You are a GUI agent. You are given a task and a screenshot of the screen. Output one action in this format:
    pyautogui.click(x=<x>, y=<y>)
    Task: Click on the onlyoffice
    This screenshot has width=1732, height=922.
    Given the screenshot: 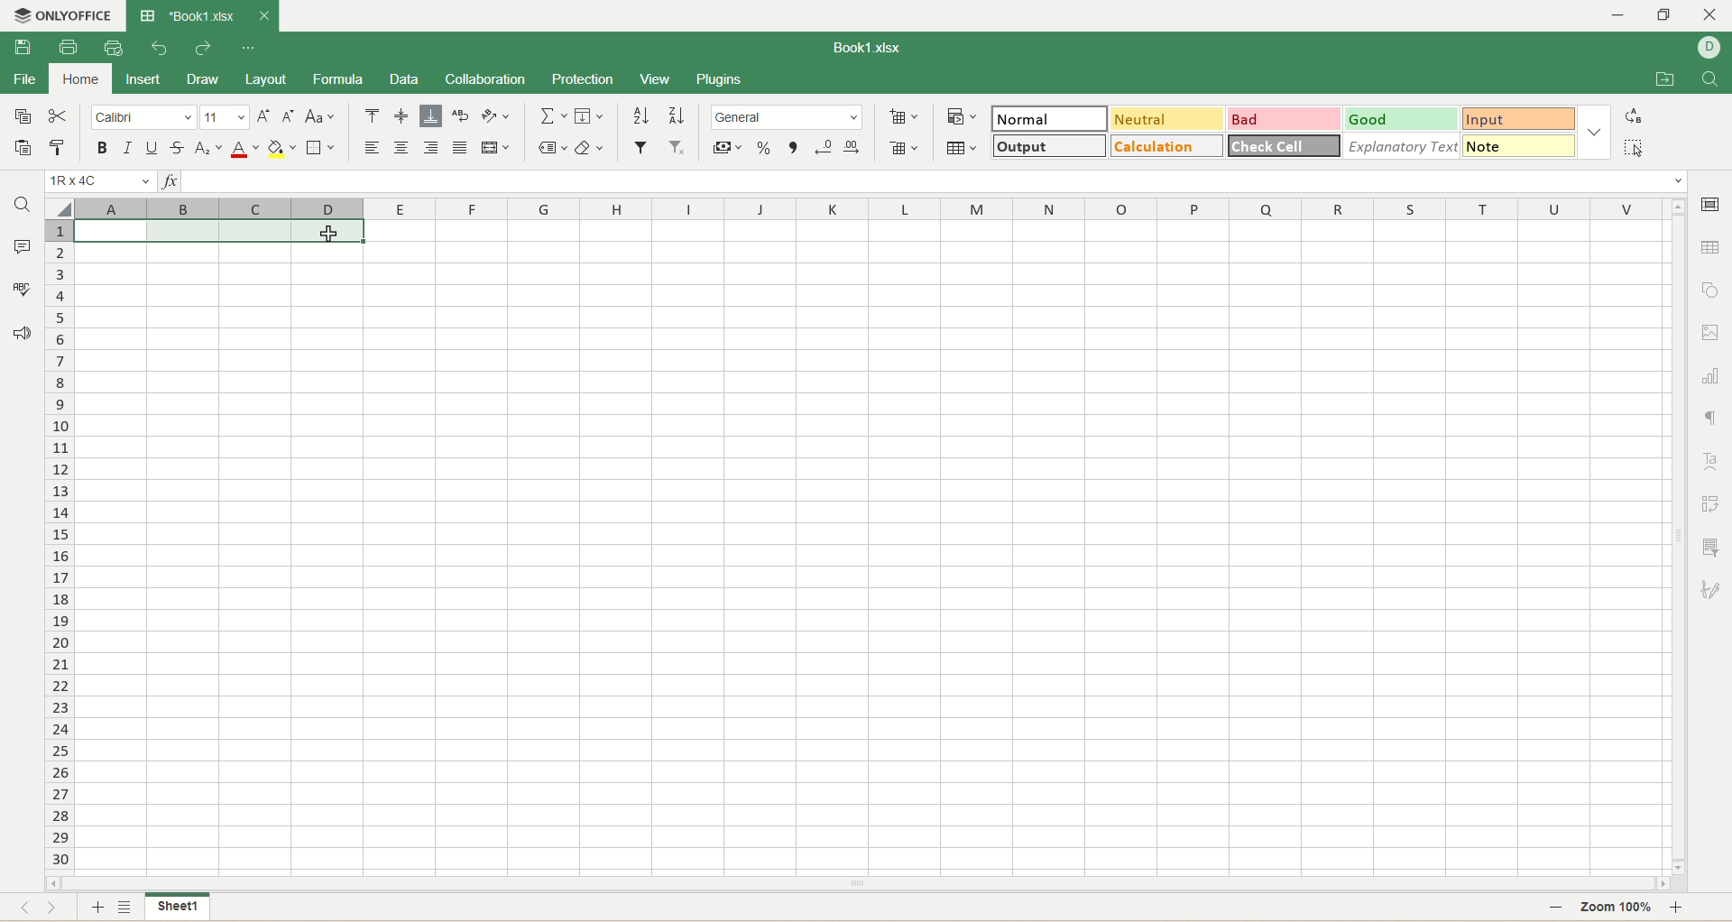 What is the action you would take?
    pyautogui.click(x=63, y=16)
    